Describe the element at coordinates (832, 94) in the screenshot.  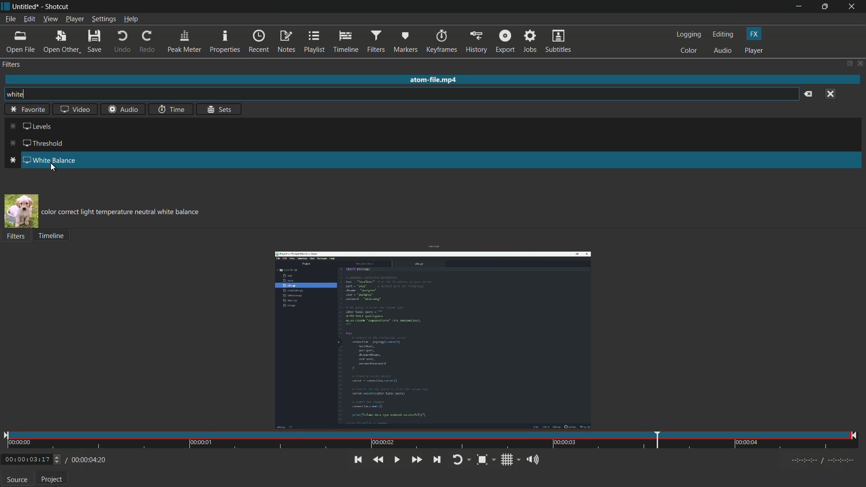
I see `close menu` at that location.